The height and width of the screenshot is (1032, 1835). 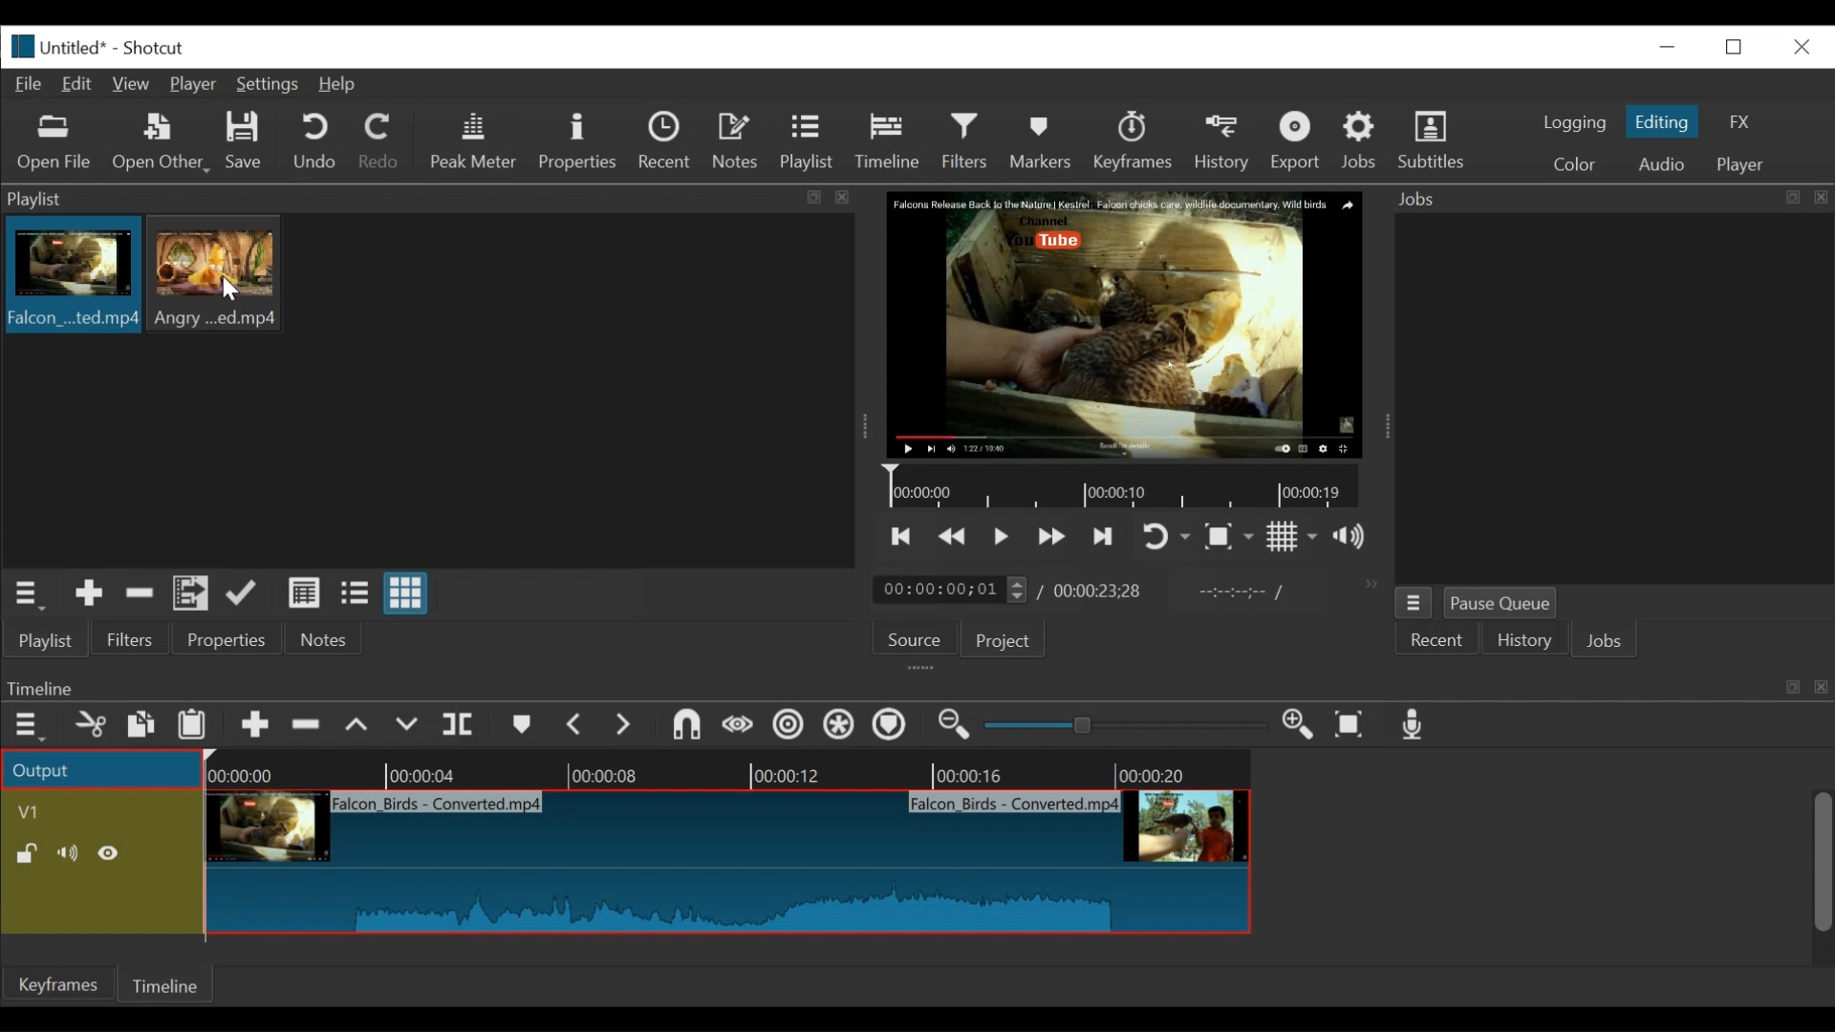 What do you see at coordinates (732, 769) in the screenshot?
I see `Timeline` at bounding box center [732, 769].